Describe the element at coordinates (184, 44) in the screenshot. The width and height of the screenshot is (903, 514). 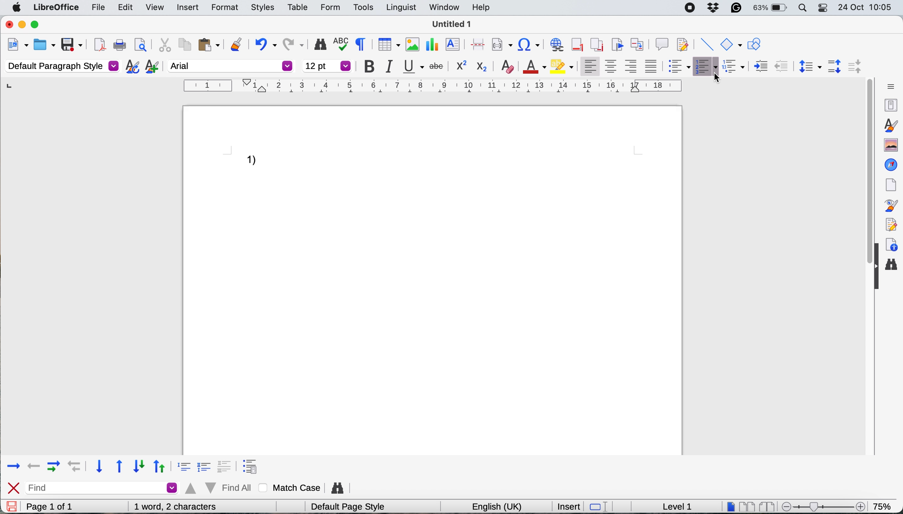
I see `copy` at that location.